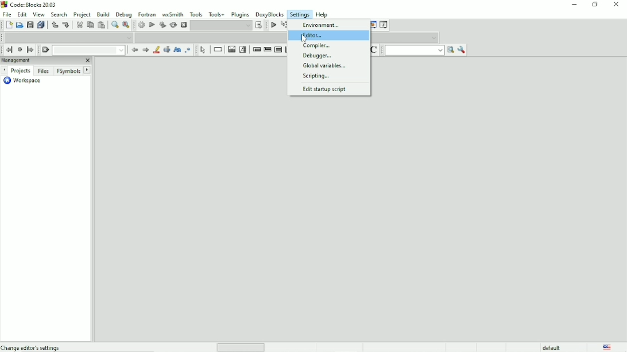  What do you see at coordinates (29, 25) in the screenshot?
I see `Save` at bounding box center [29, 25].